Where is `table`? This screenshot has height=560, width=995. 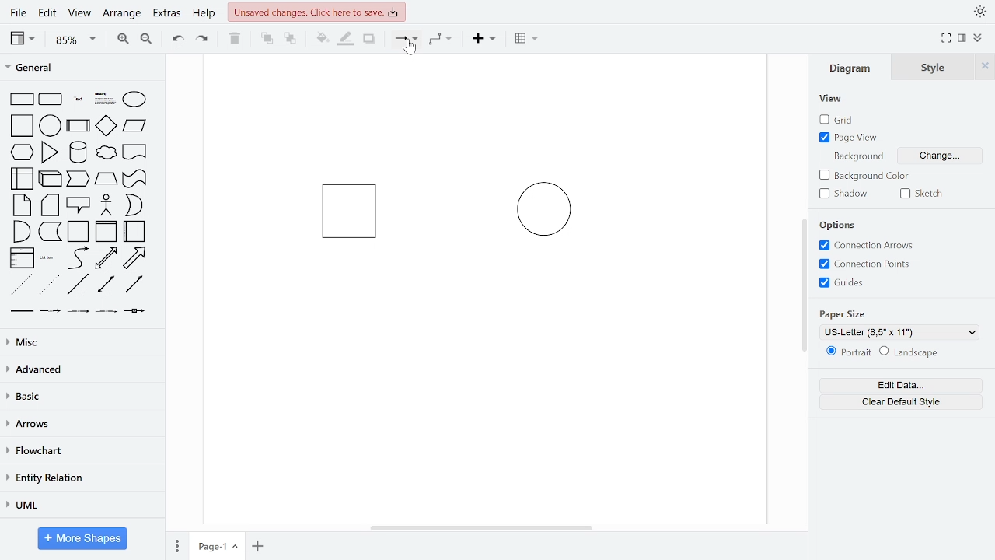
table is located at coordinates (528, 40).